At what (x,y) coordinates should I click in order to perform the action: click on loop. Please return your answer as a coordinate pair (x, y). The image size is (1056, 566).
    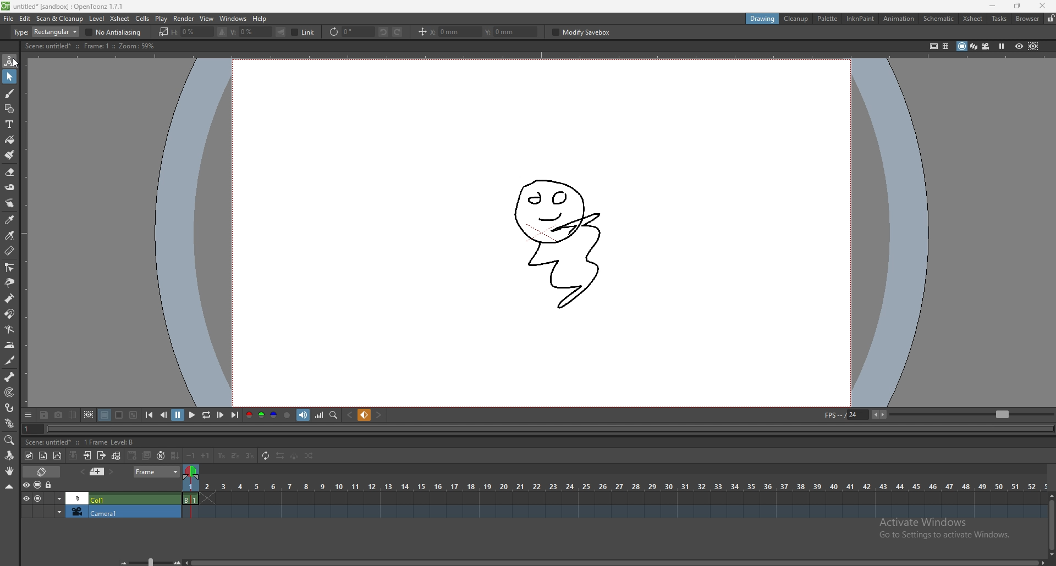
    Looking at the image, I should click on (206, 415).